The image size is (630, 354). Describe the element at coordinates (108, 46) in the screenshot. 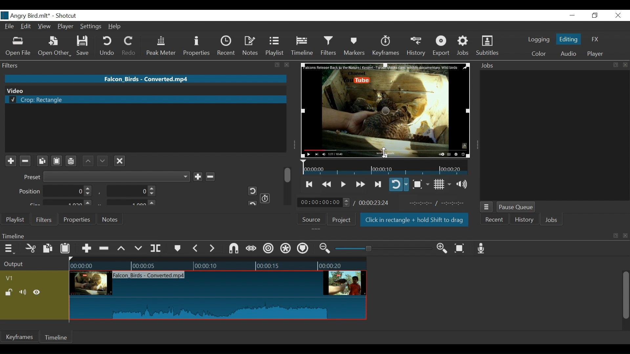

I see `Undo` at that location.